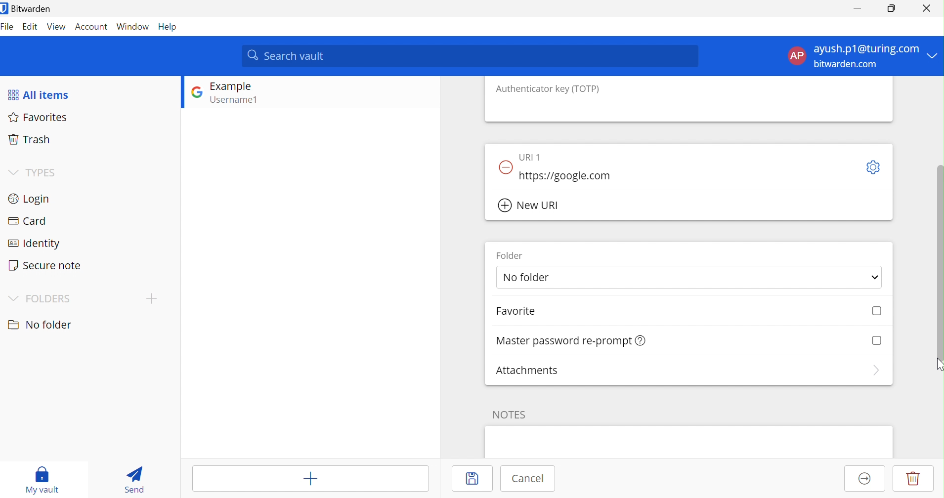  I want to click on Card, so click(27, 220).